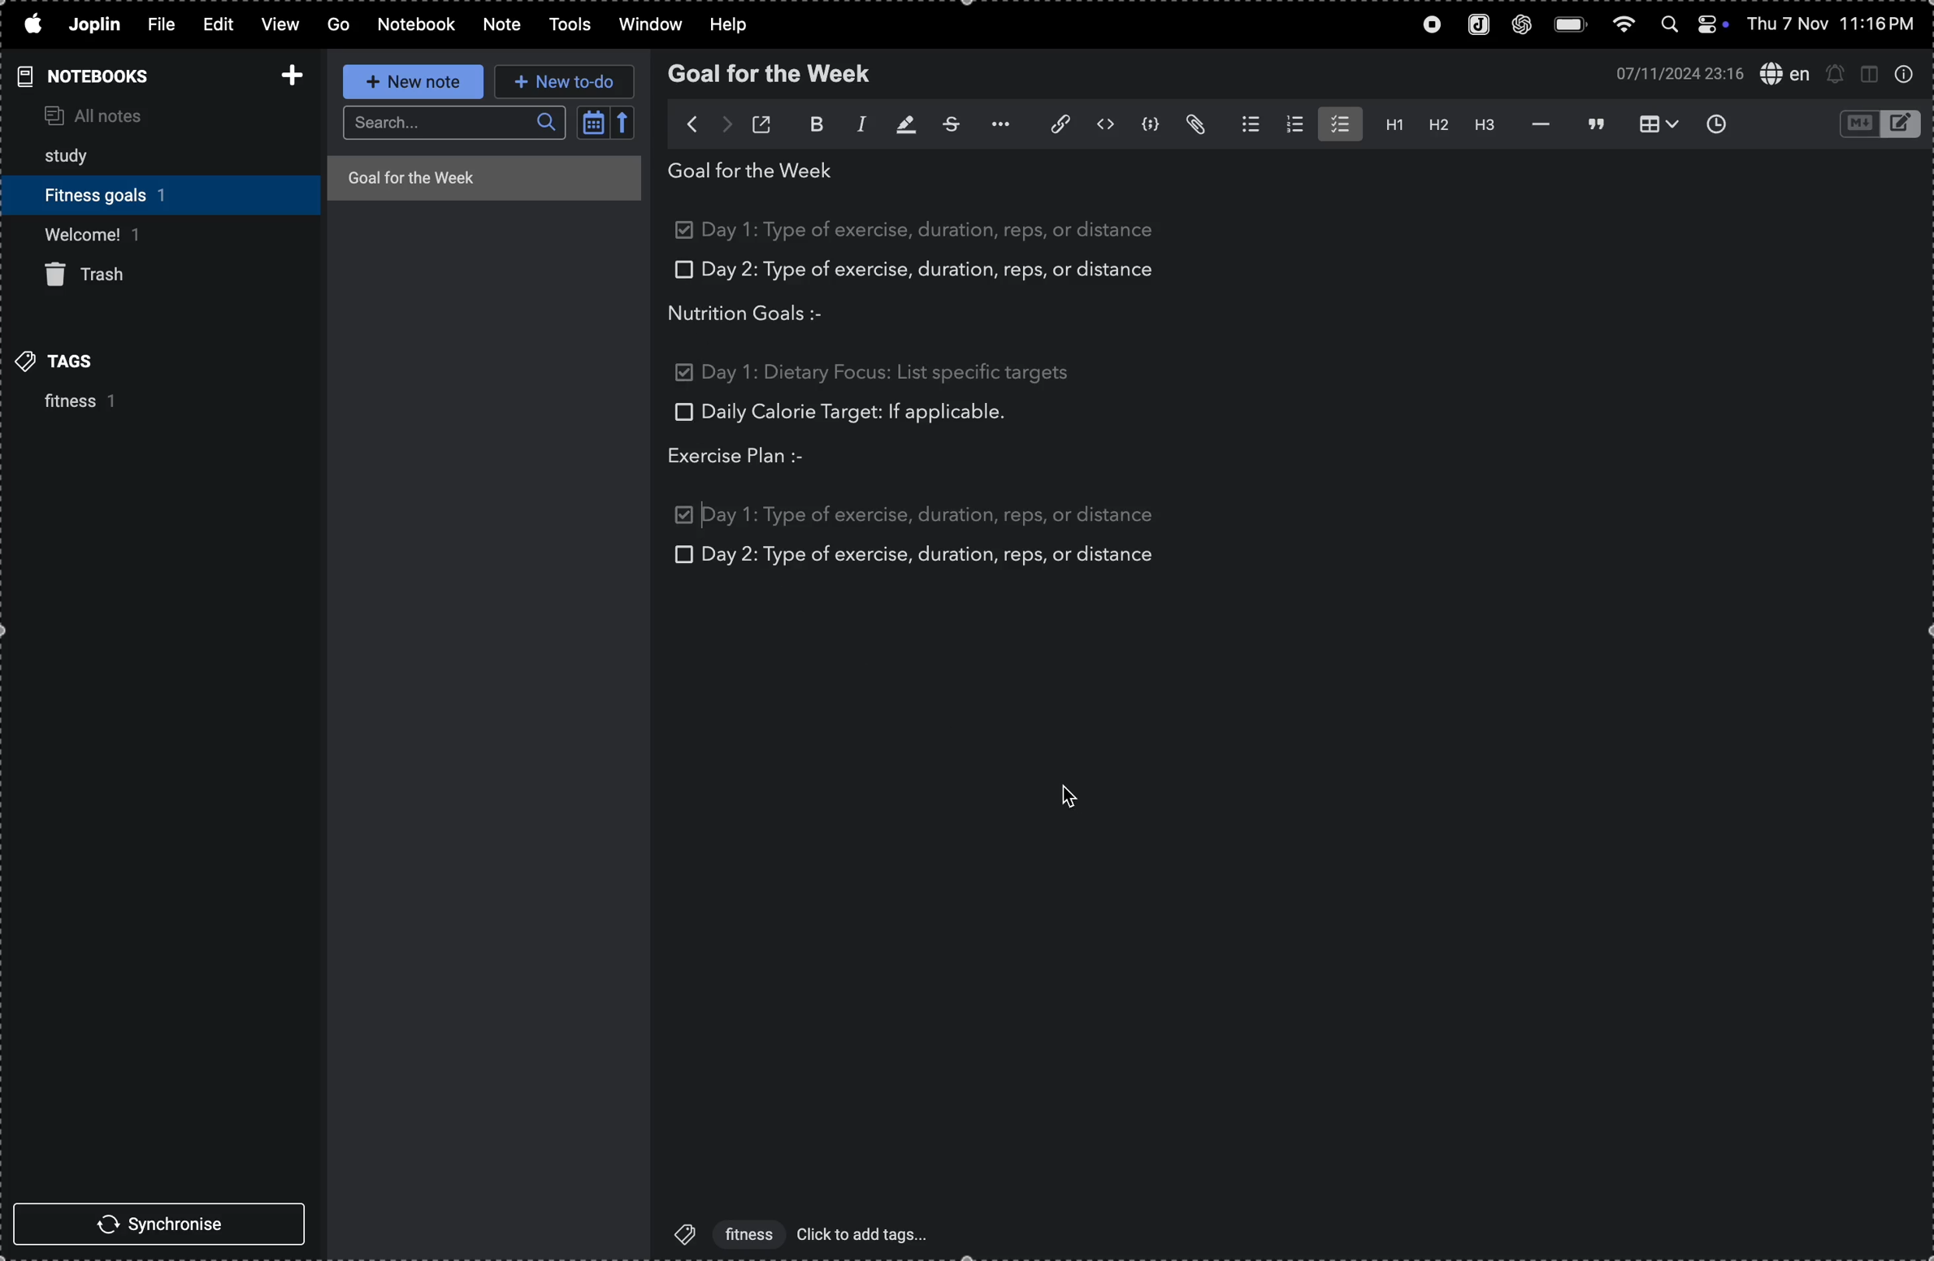 This screenshot has height=1261, width=1934. Describe the element at coordinates (1481, 123) in the screenshot. I see `heading 3` at that location.